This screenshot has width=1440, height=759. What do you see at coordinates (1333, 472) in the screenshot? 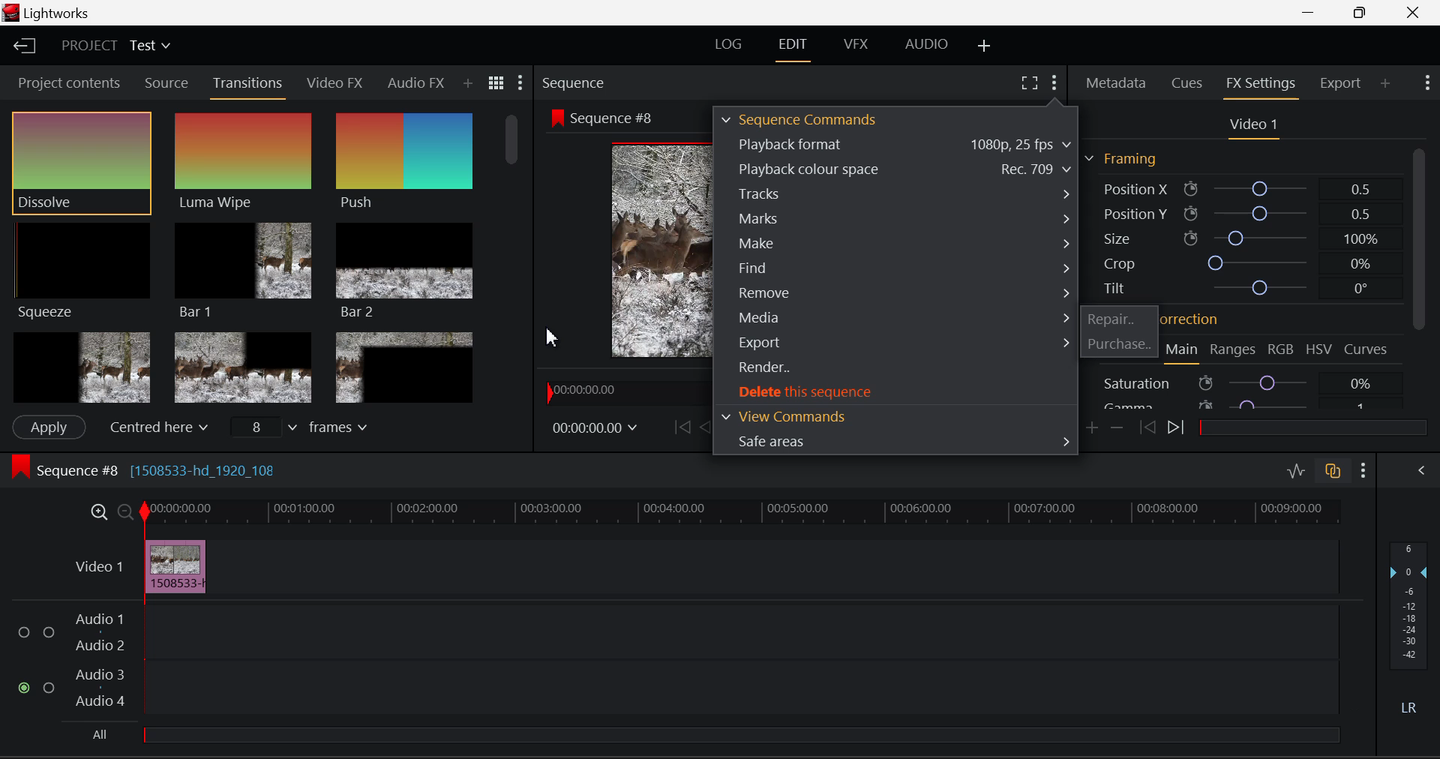
I see `Toggle auto track sync` at bounding box center [1333, 472].